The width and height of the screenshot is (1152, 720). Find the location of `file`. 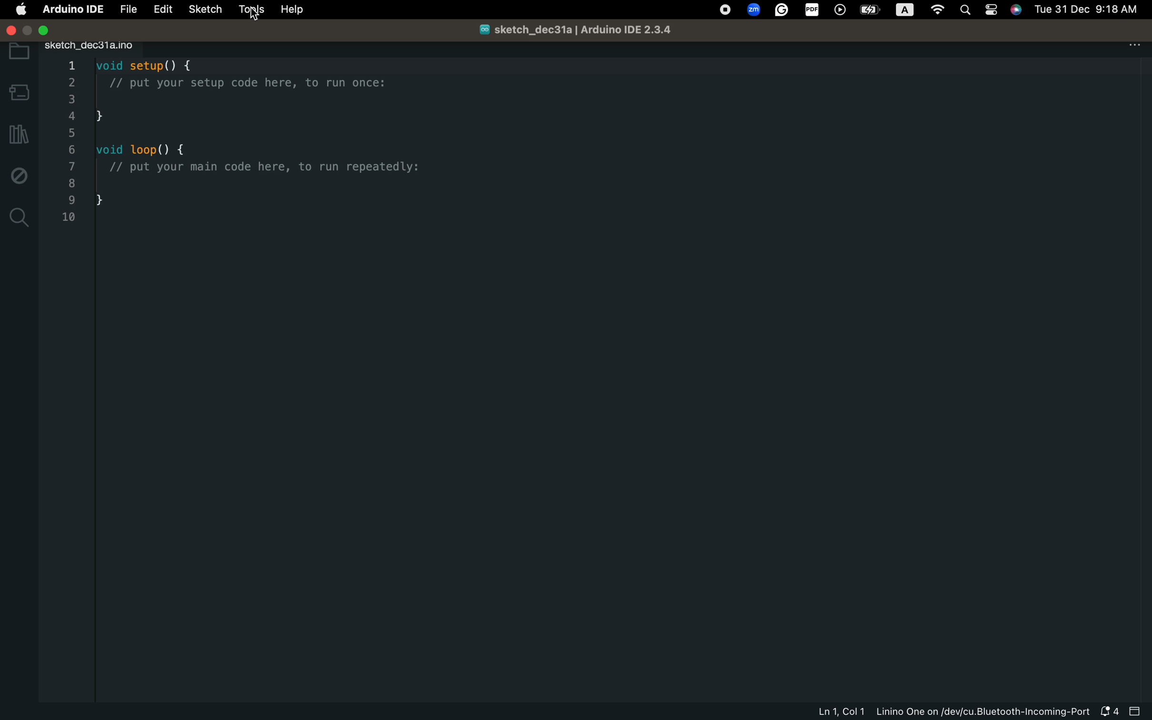

file is located at coordinates (128, 10).